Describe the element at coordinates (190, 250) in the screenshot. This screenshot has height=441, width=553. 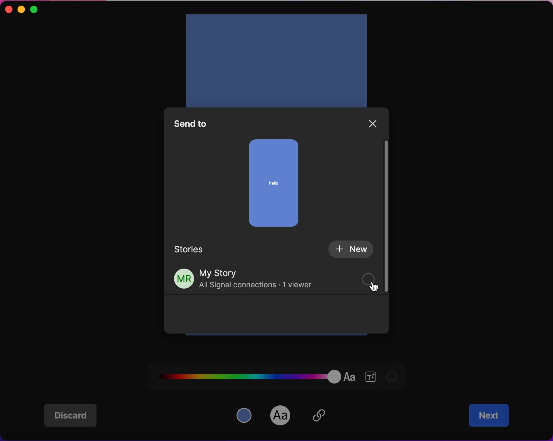
I see `stories` at that location.